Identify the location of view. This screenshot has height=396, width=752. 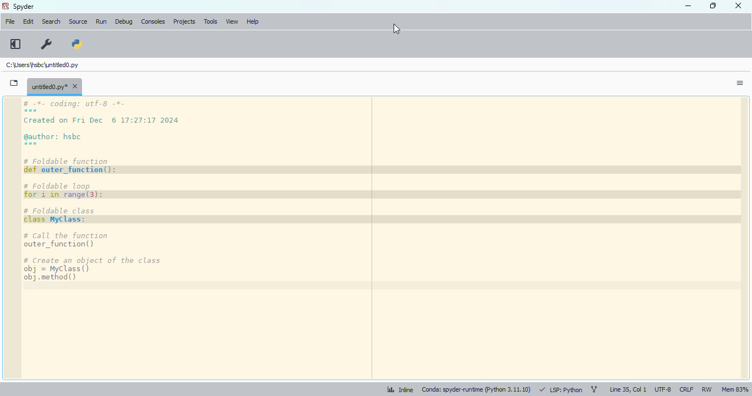
(232, 21).